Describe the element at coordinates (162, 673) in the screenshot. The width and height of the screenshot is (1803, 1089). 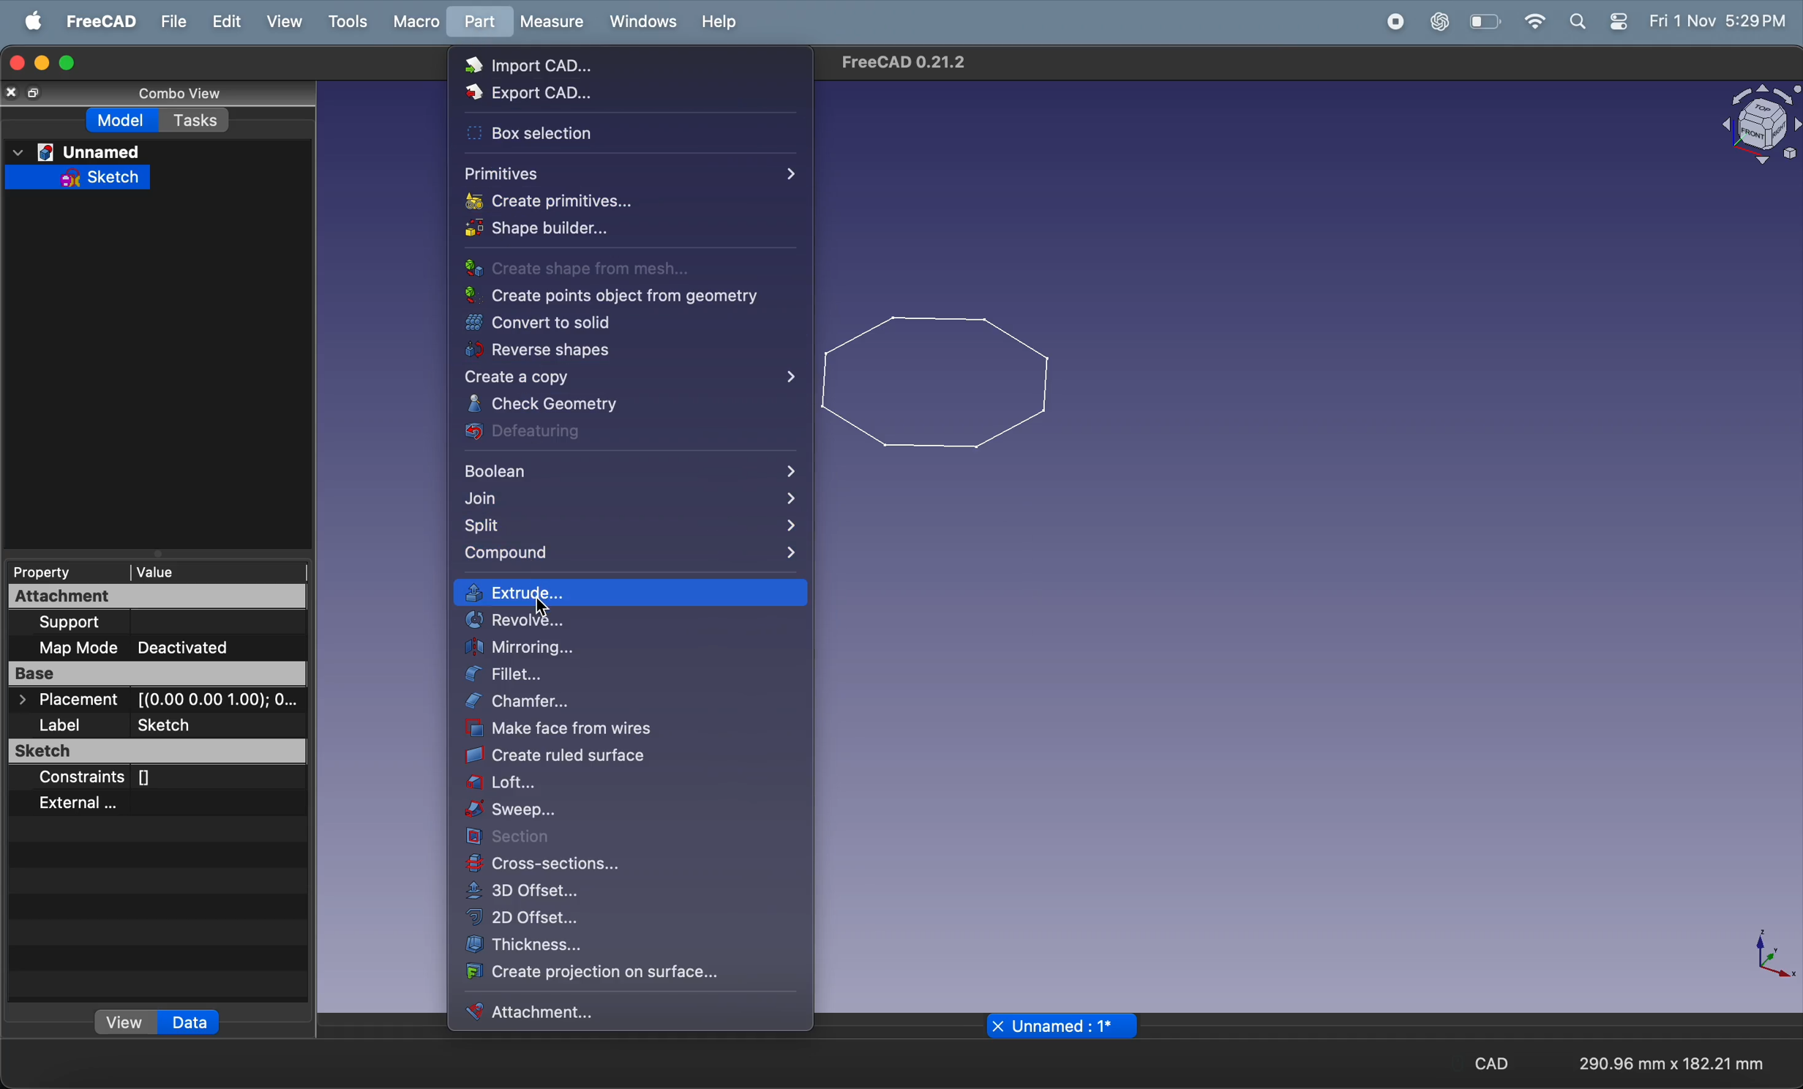
I see `base` at that location.